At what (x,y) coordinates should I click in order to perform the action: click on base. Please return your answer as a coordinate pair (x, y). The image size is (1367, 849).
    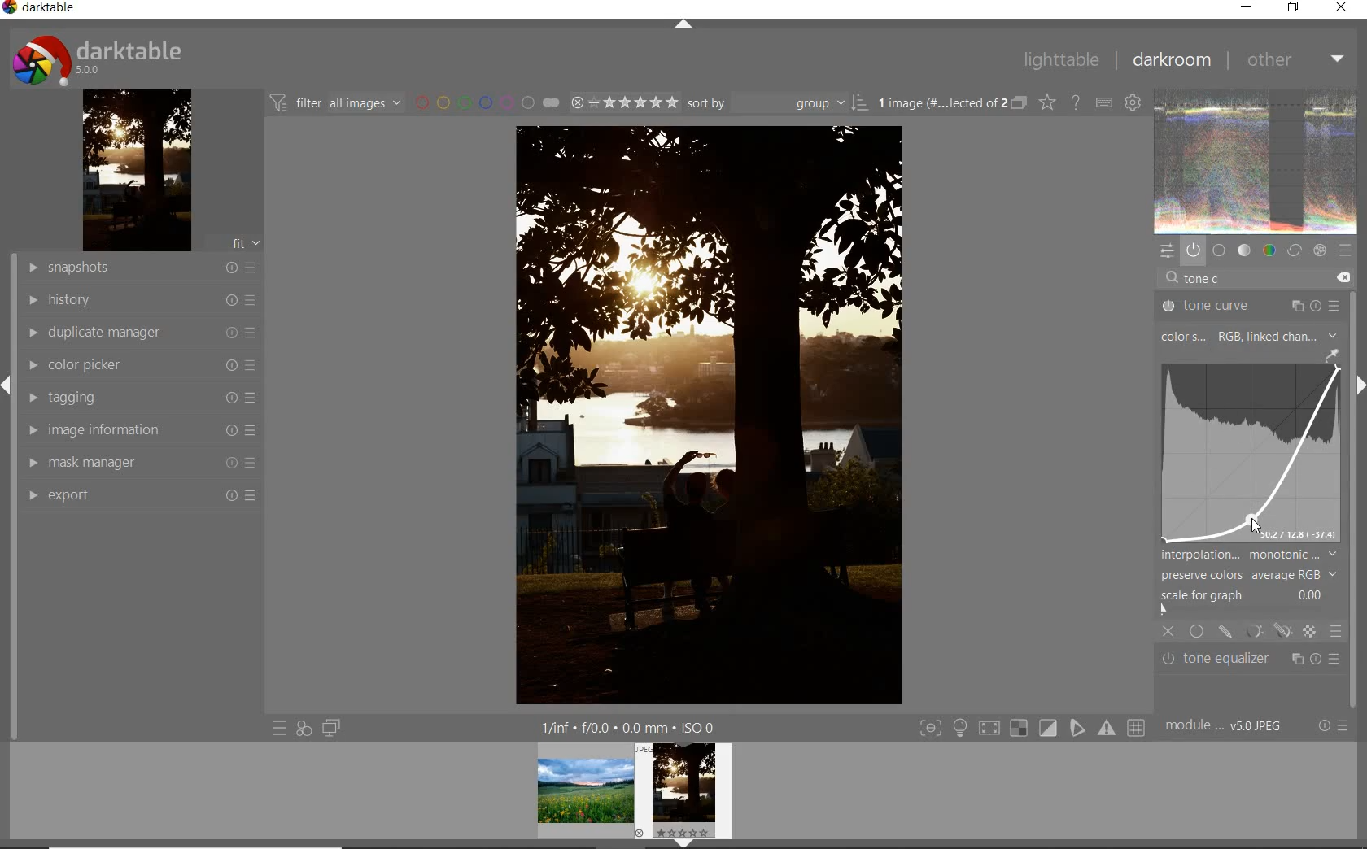
    Looking at the image, I should click on (1219, 250).